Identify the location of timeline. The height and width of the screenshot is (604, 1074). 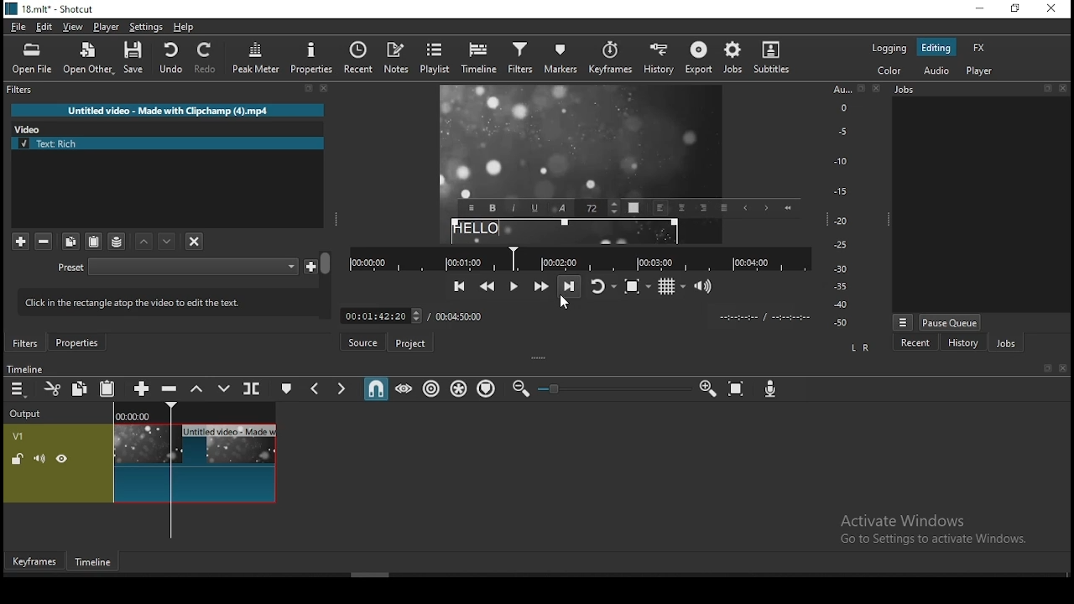
(95, 563).